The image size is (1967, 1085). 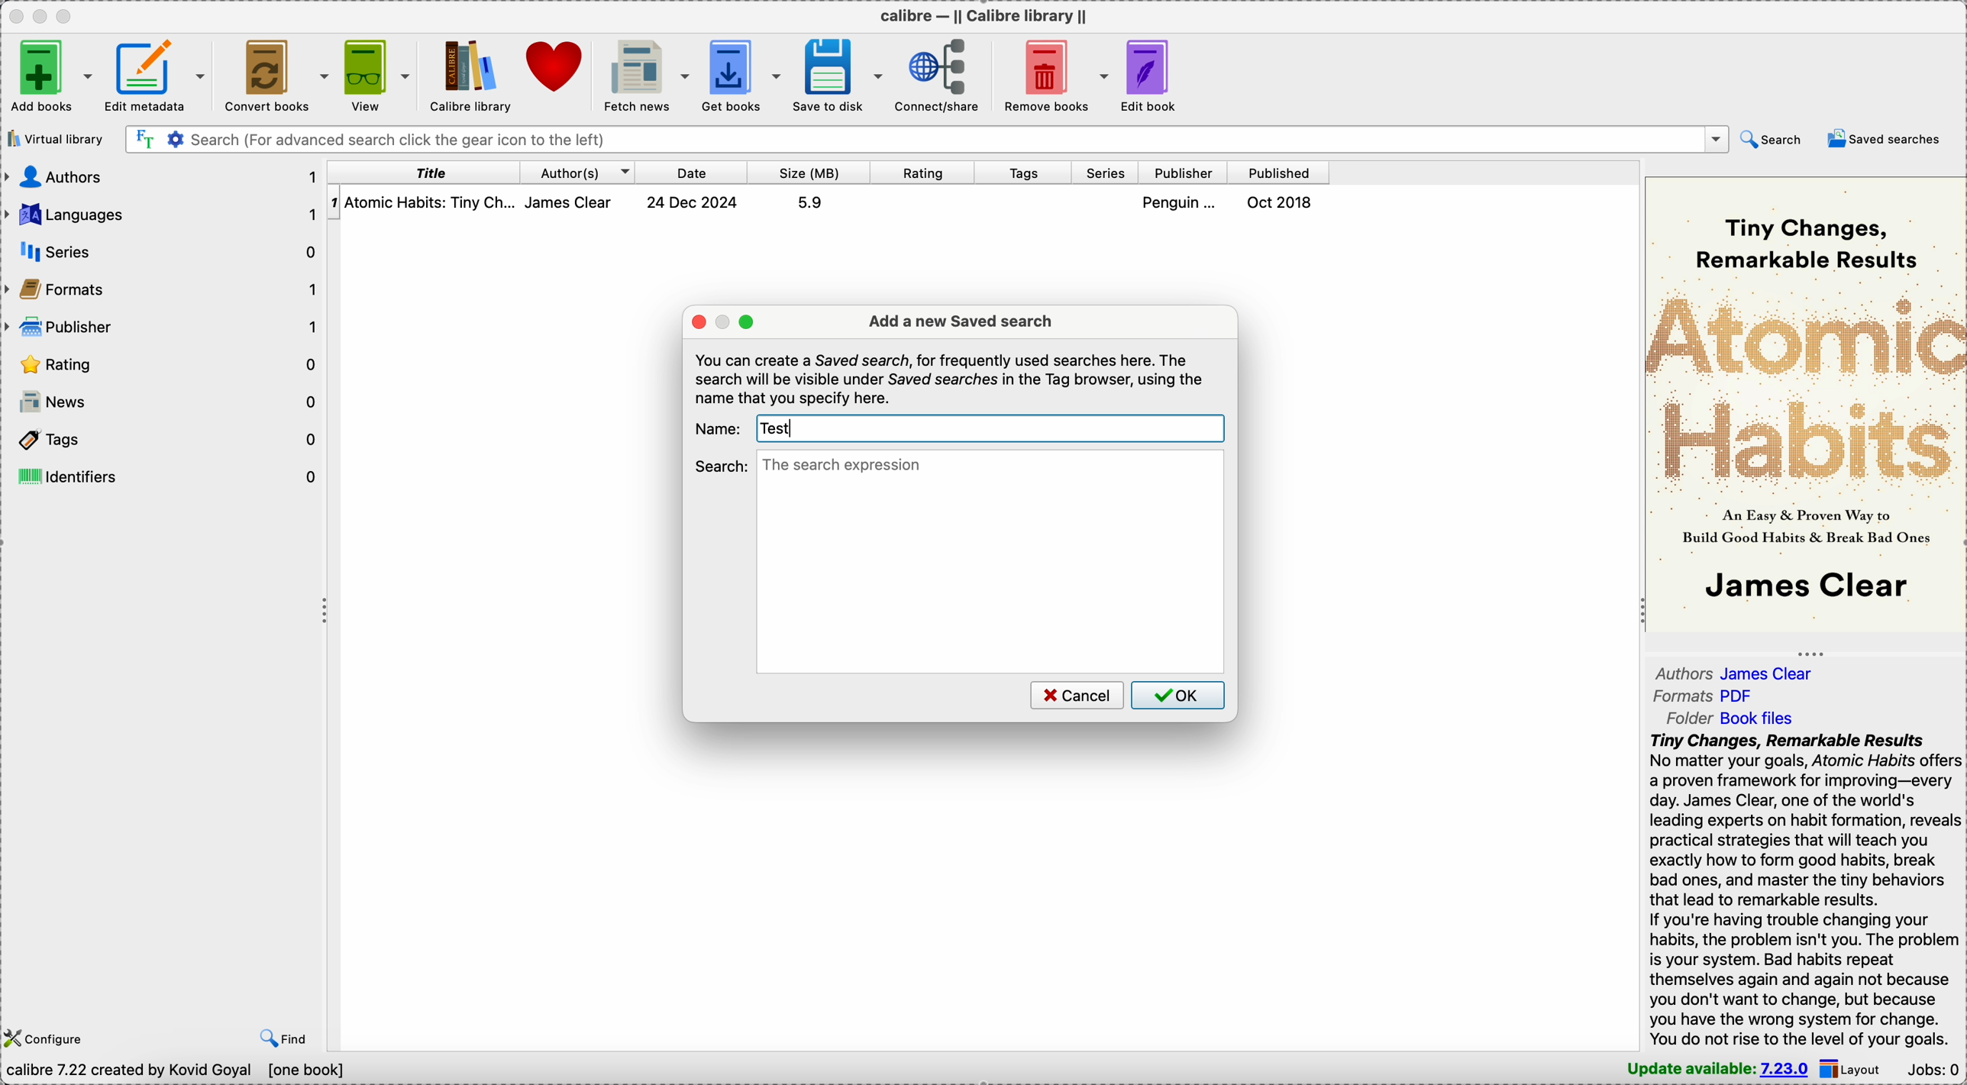 I want to click on maximize, so click(x=748, y=322).